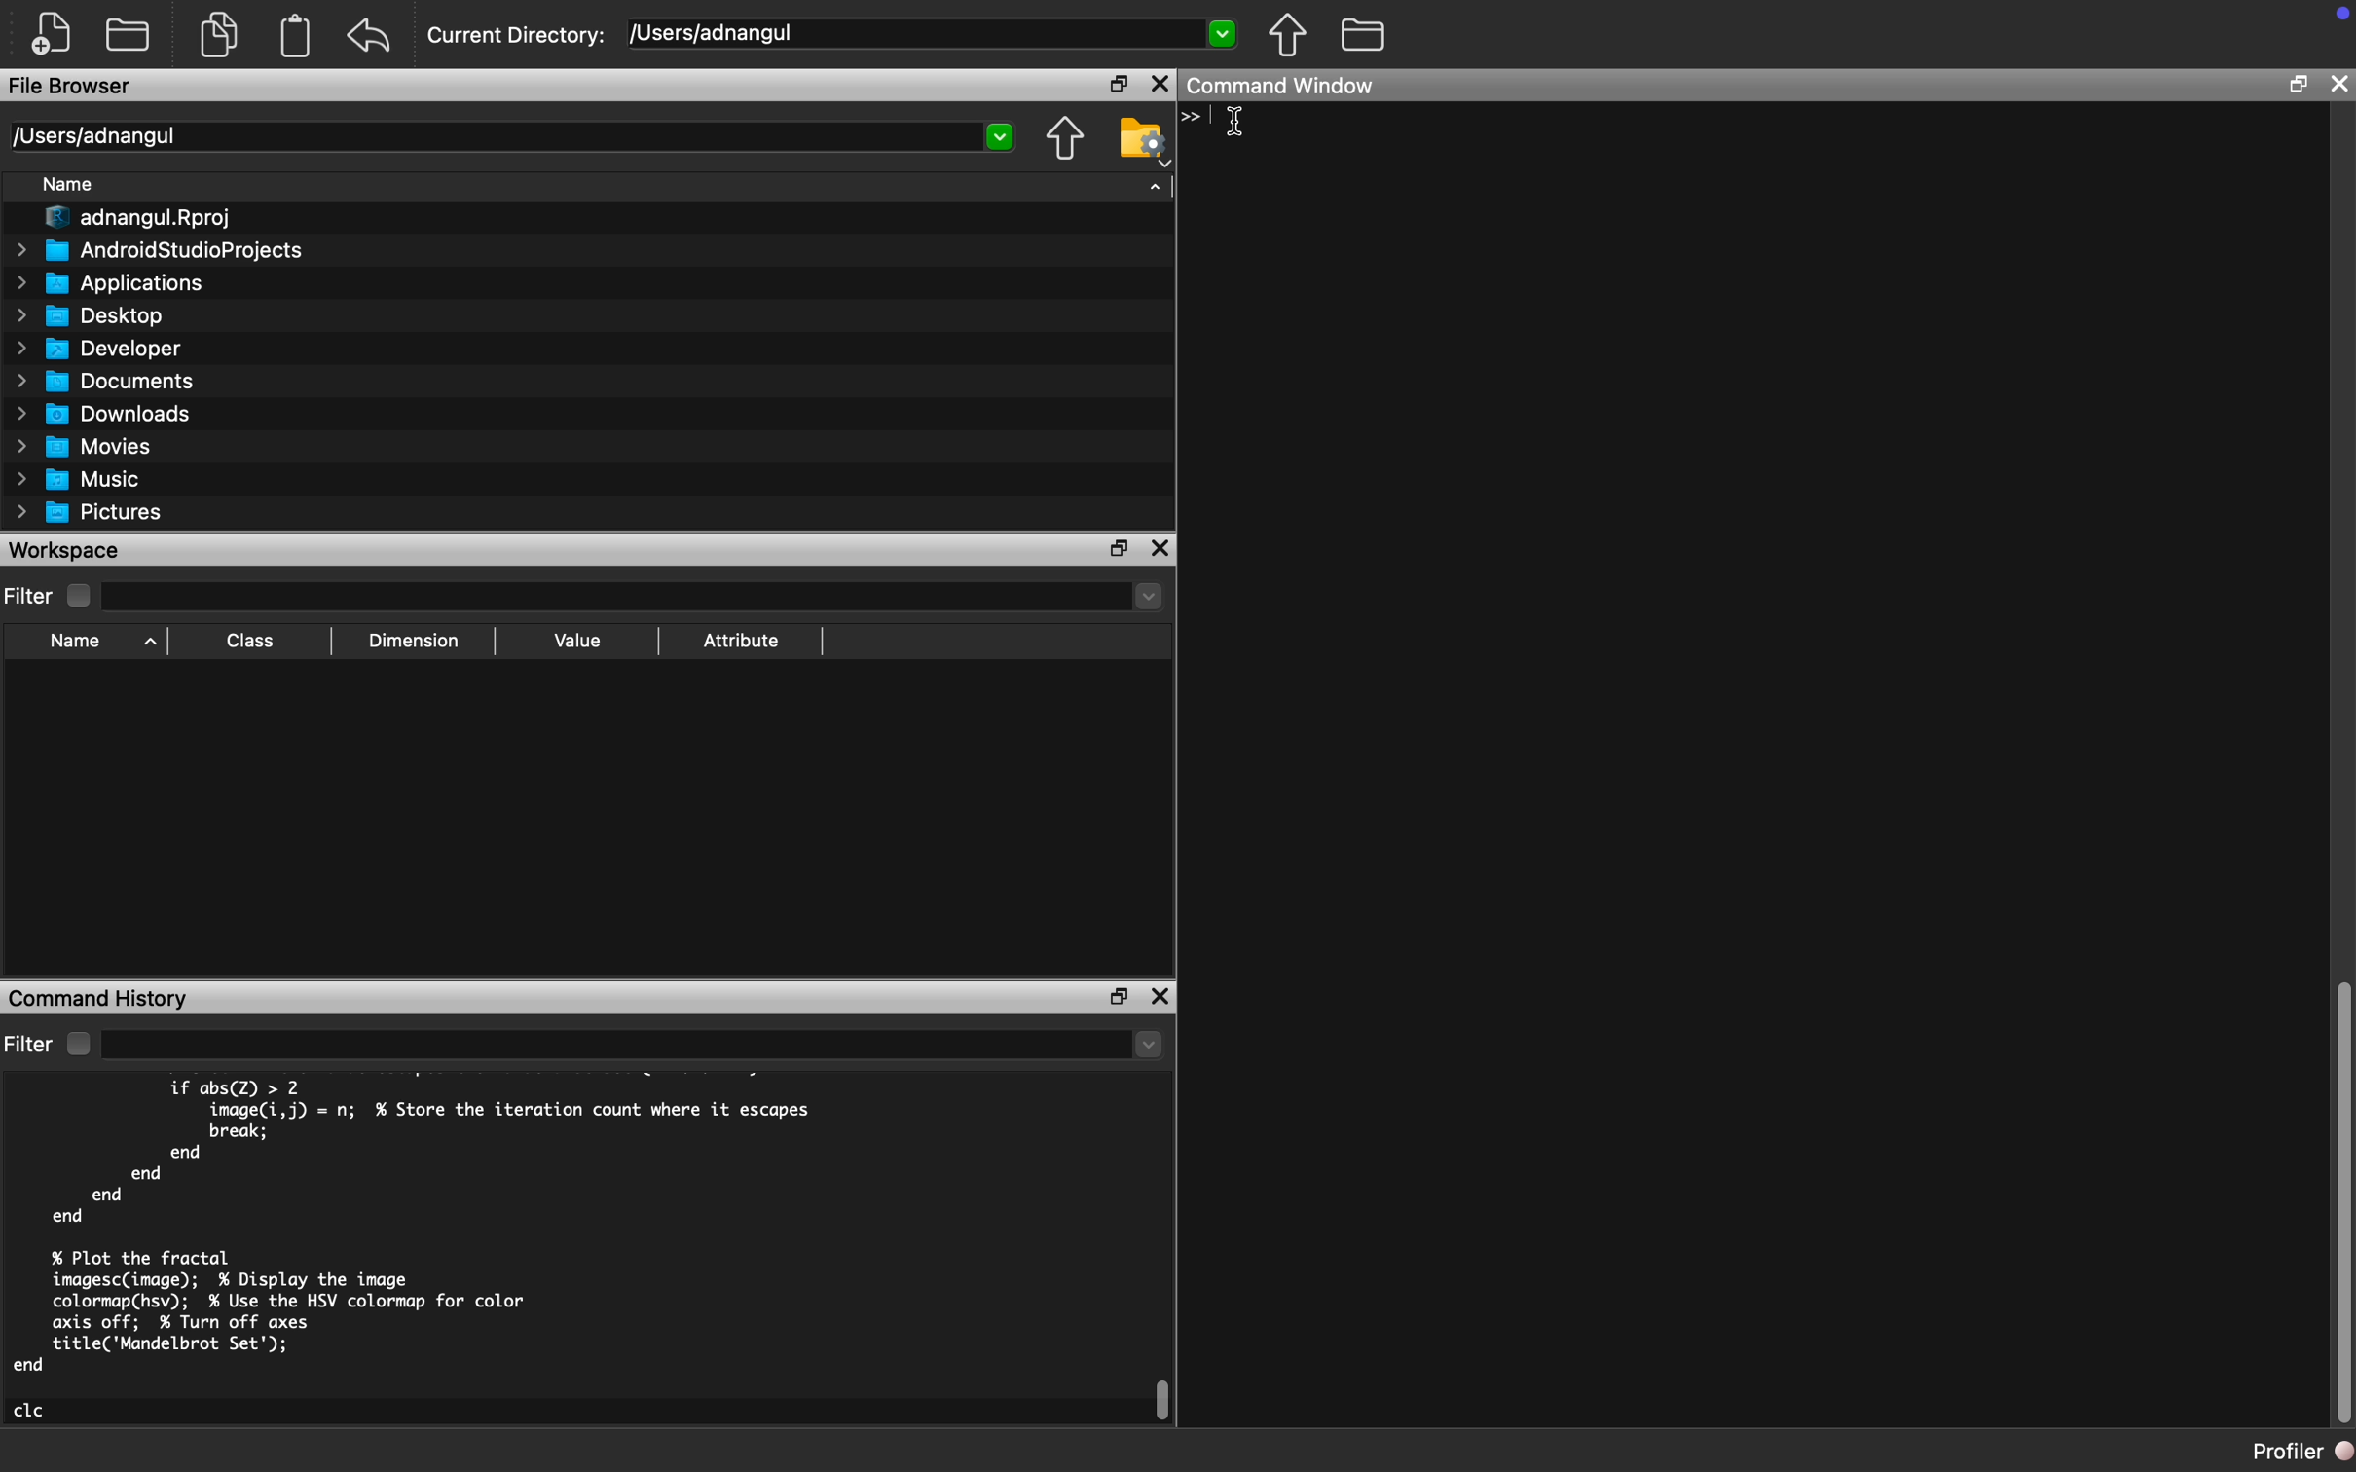 Image resolution: width=2356 pixels, height=1472 pixels. I want to click on Scroll, so click(1164, 1401).